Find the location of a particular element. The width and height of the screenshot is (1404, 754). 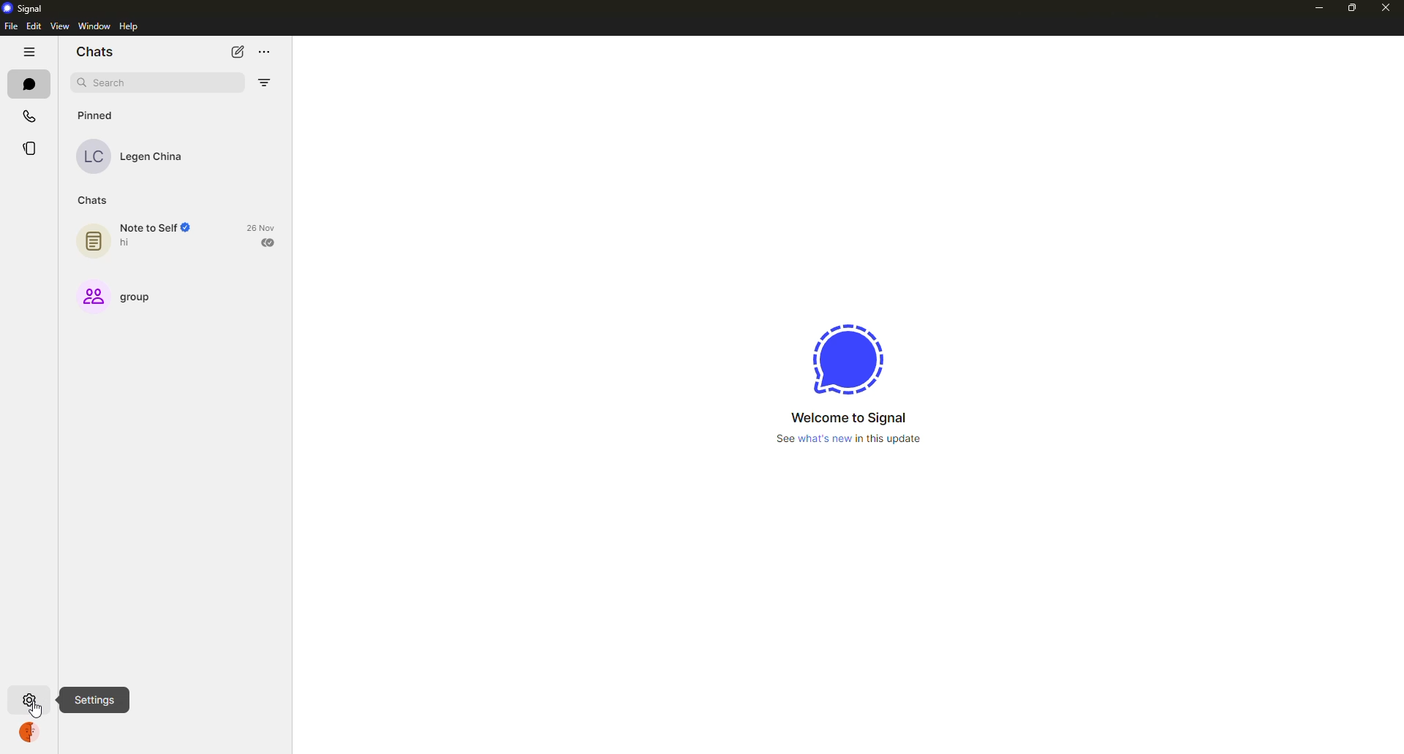

Chat Icon is located at coordinates (94, 241).